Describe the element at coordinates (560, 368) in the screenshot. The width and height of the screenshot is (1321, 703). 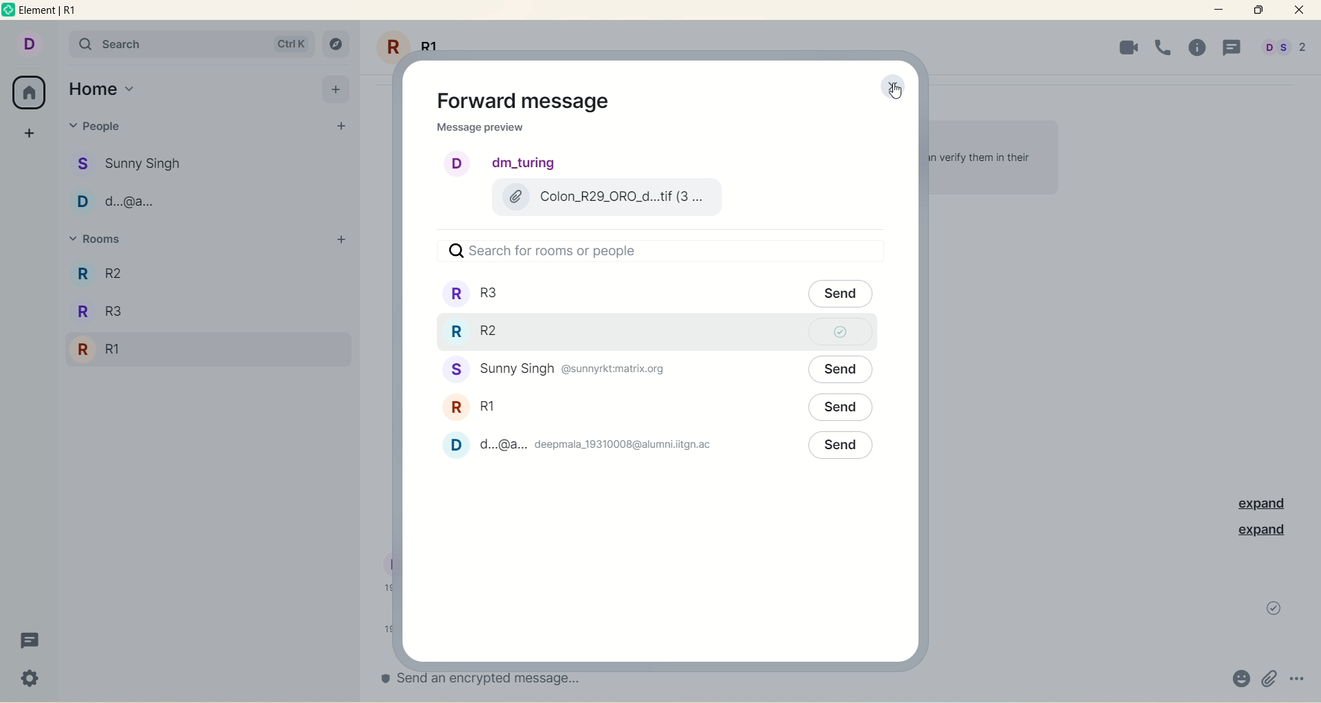
I see `people` at that location.